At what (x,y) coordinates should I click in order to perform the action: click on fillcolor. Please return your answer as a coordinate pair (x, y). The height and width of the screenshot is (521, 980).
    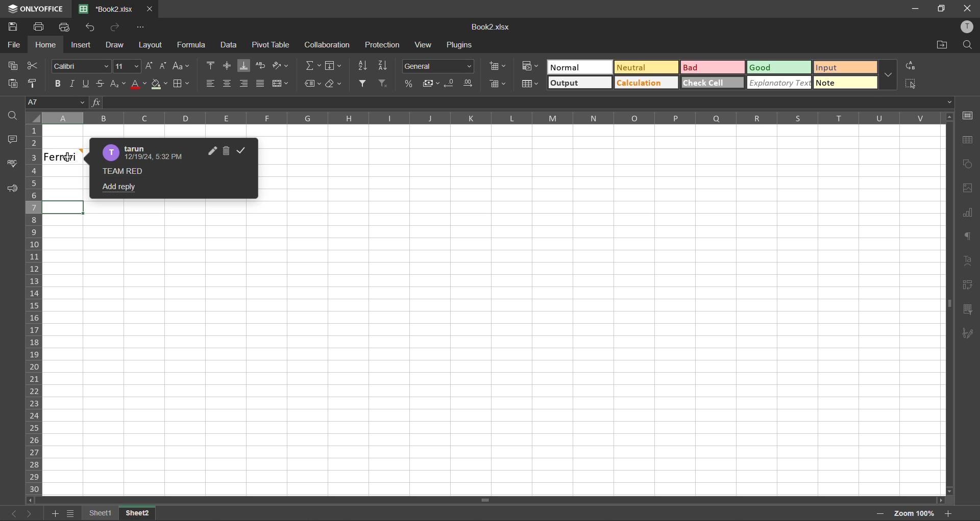
    Looking at the image, I should click on (158, 85).